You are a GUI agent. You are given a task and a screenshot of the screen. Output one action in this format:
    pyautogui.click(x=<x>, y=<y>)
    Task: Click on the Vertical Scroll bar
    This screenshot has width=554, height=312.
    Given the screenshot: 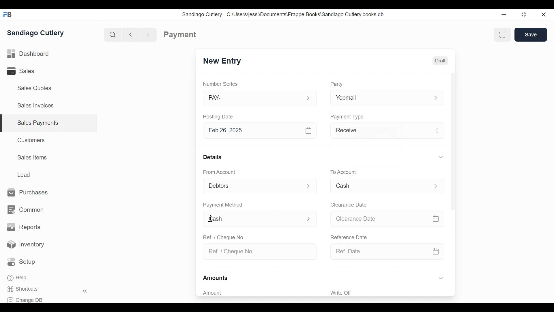 What is the action you would take?
    pyautogui.click(x=452, y=142)
    